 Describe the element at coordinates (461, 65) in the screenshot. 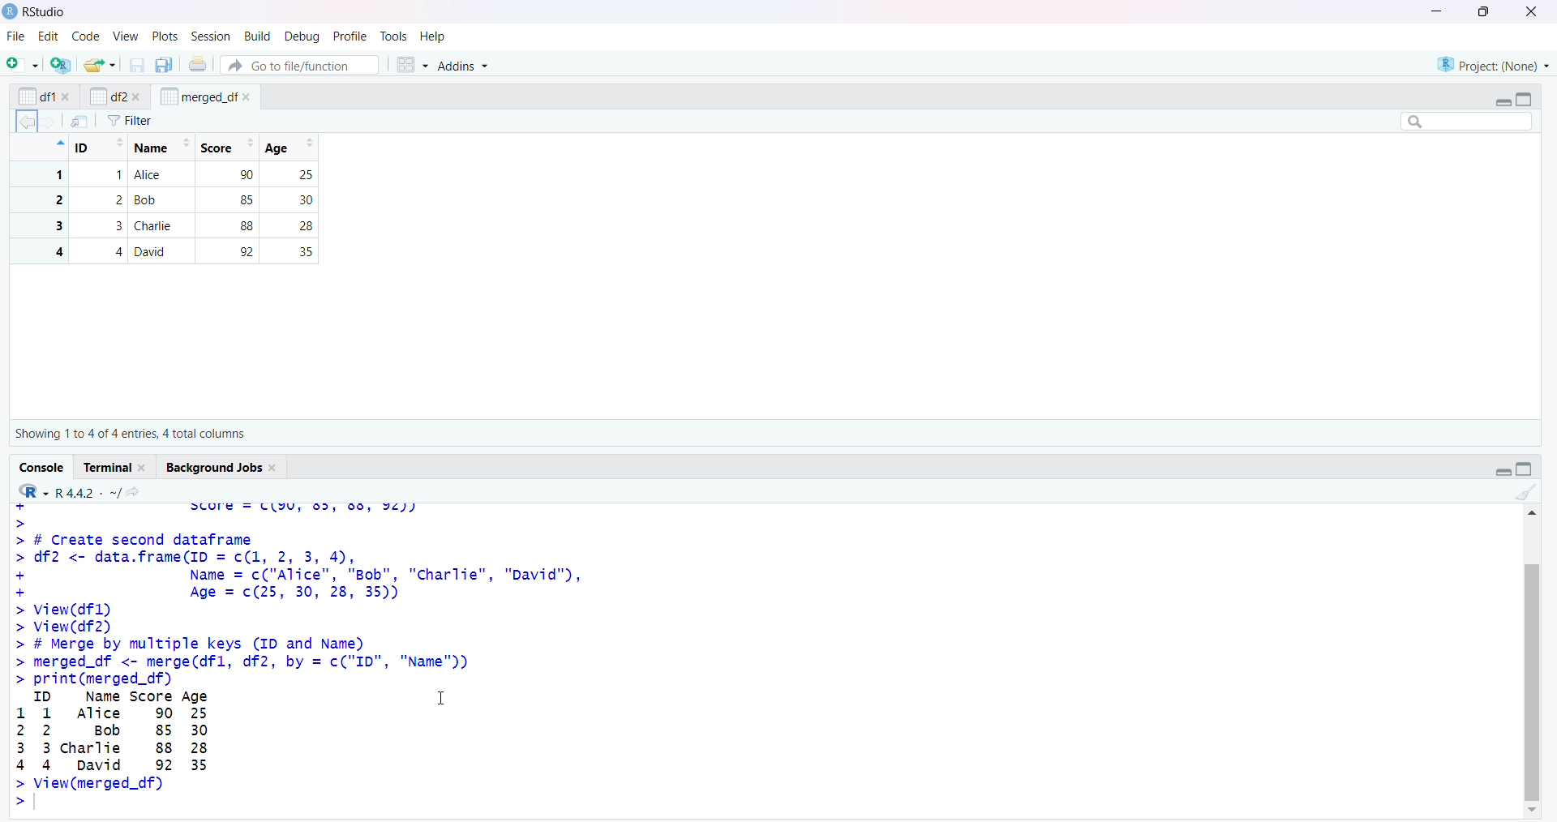

I see `Addins ` at that location.